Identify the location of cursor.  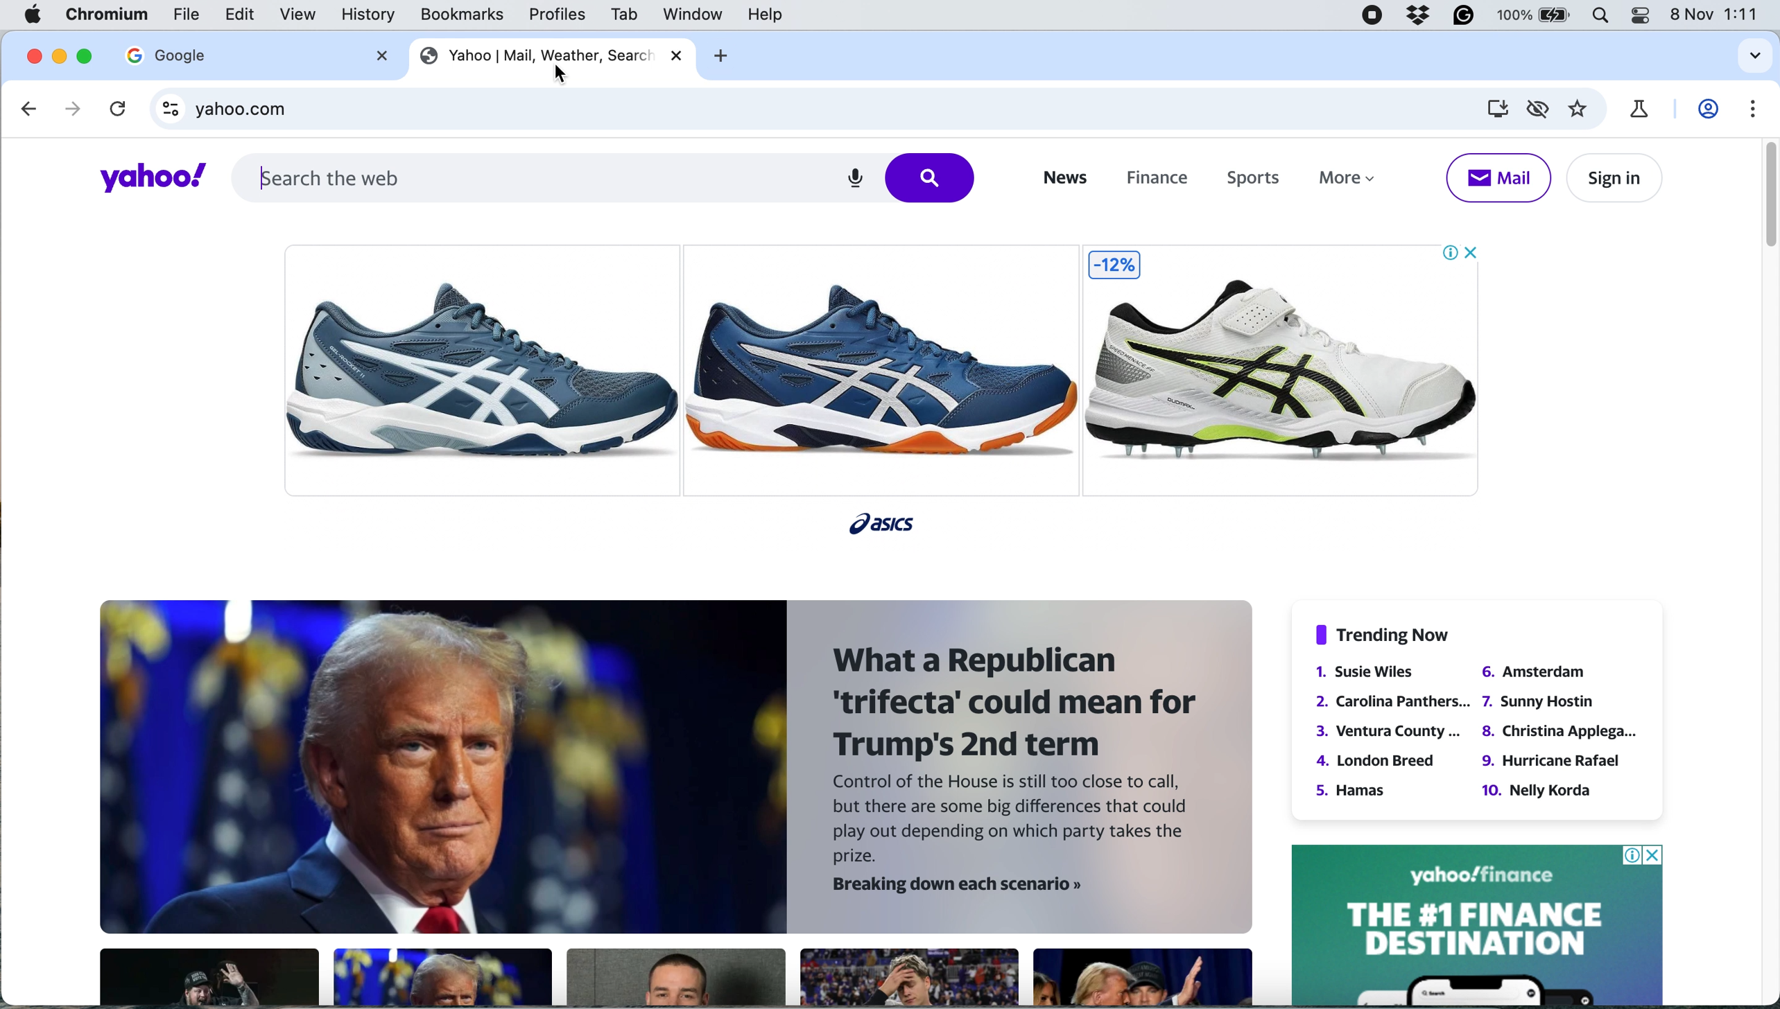
(553, 74).